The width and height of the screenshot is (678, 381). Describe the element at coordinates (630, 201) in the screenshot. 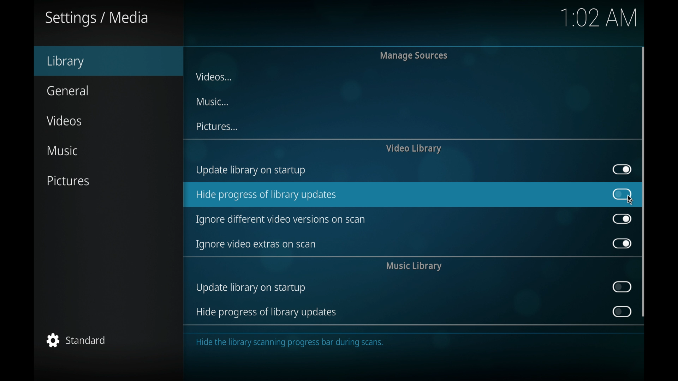

I see `cursor` at that location.